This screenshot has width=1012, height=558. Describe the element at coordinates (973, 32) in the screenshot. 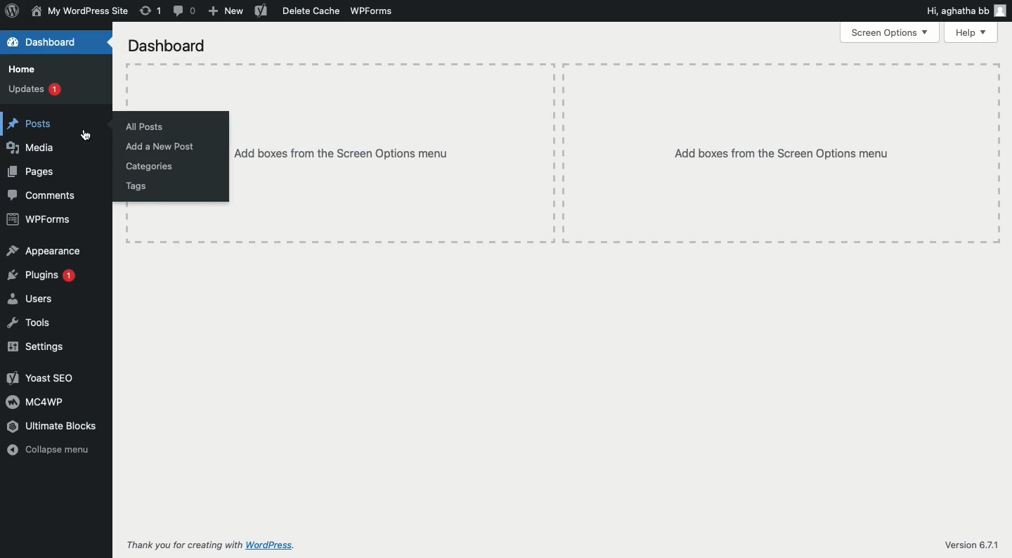

I see `Help` at that location.